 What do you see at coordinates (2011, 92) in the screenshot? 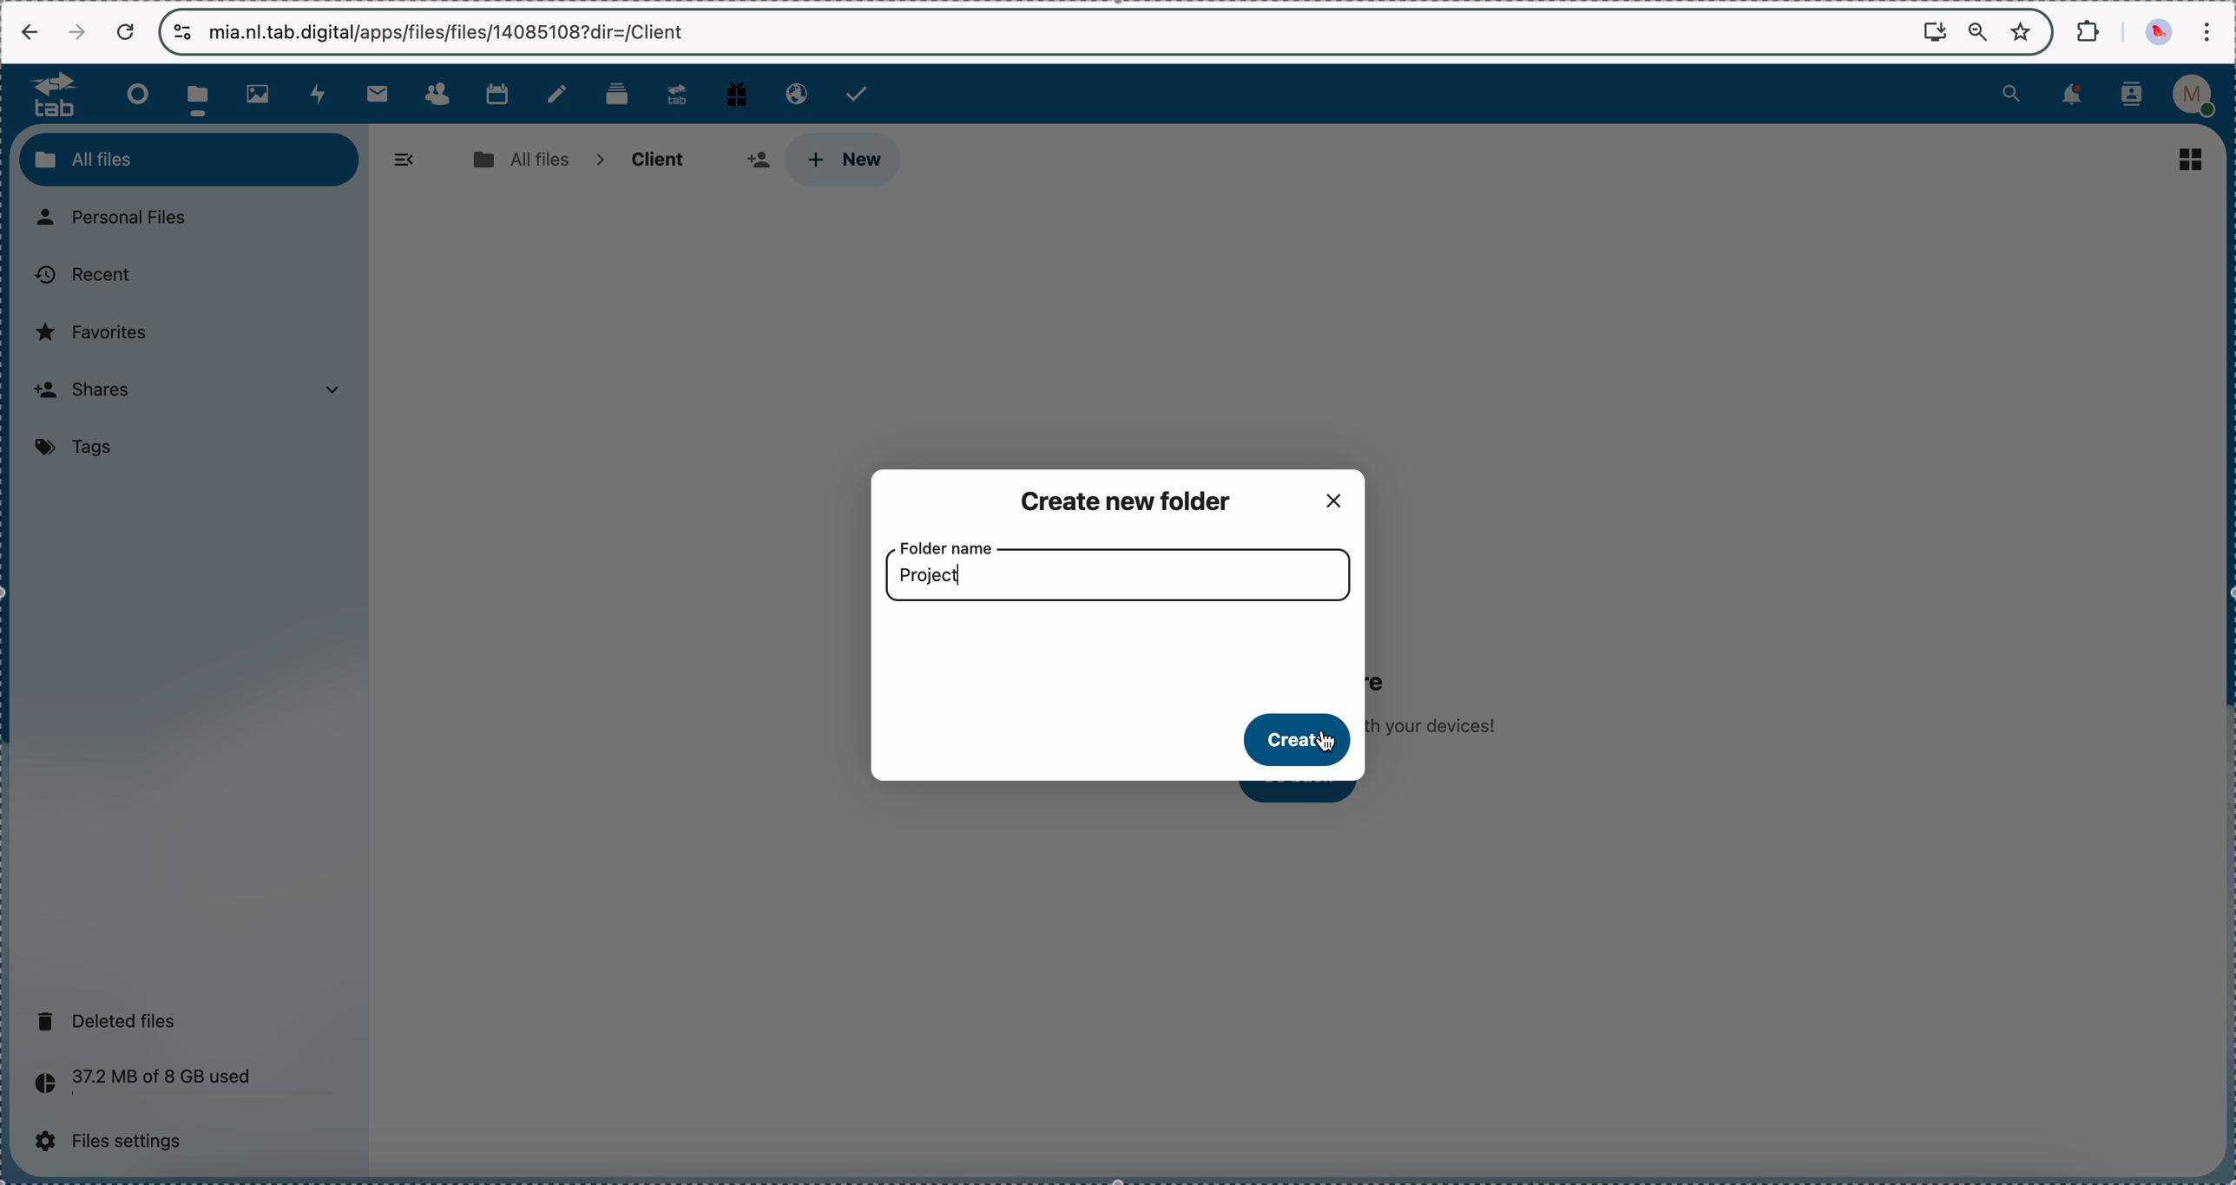
I see `search` at bounding box center [2011, 92].